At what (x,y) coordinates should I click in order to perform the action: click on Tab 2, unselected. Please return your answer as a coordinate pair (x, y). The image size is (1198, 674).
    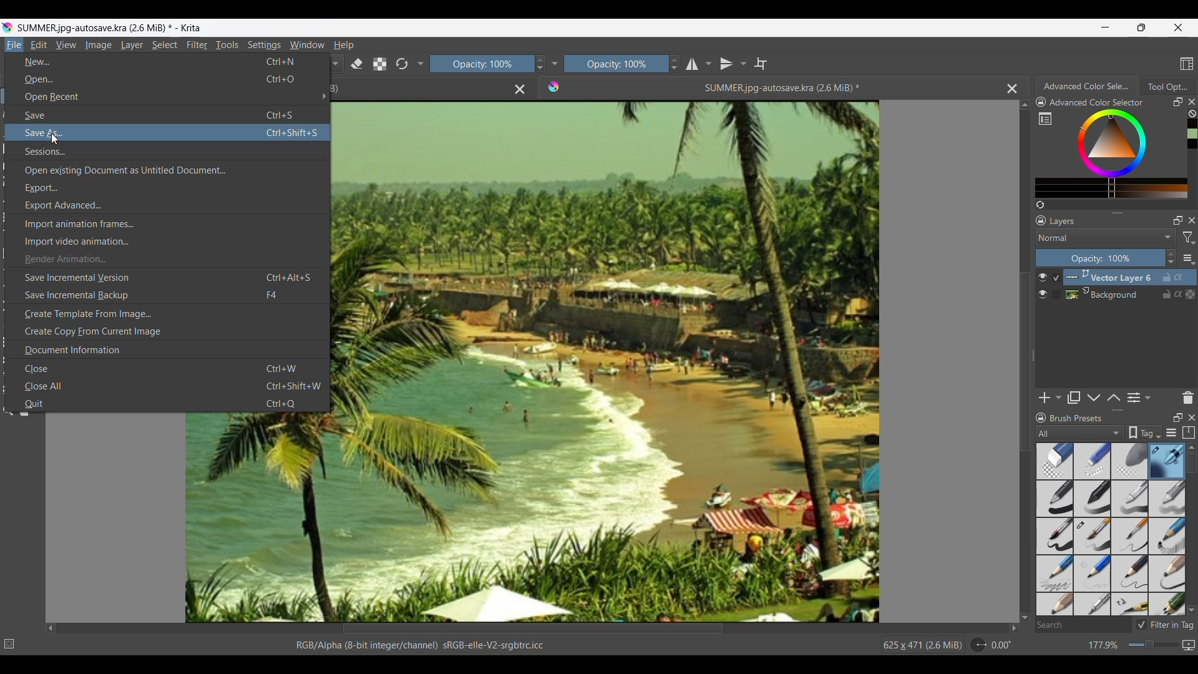
    Looking at the image, I should click on (1167, 86).